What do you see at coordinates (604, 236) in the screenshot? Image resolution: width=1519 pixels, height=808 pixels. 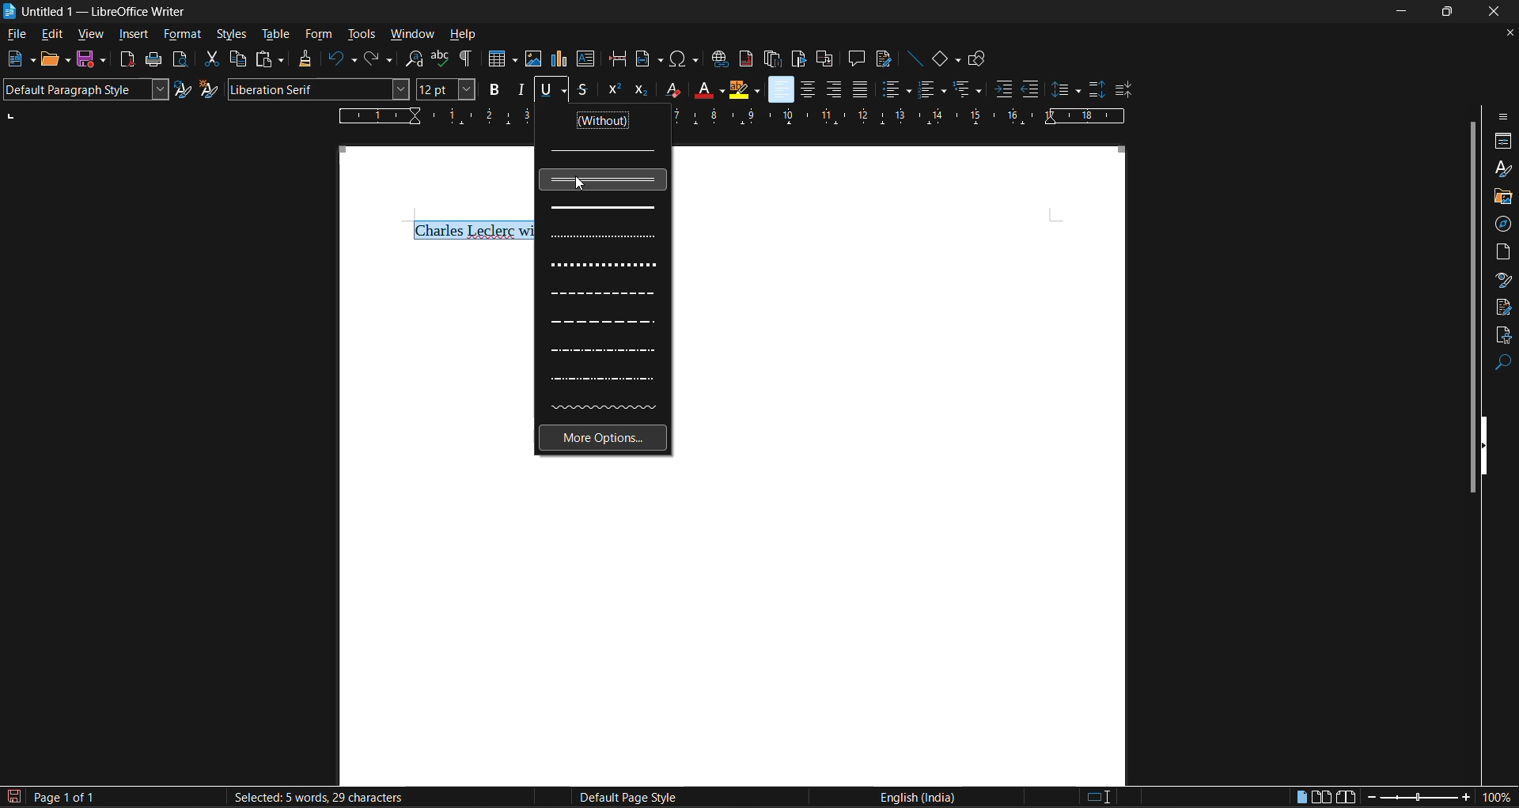 I see `dotted` at bounding box center [604, 236].